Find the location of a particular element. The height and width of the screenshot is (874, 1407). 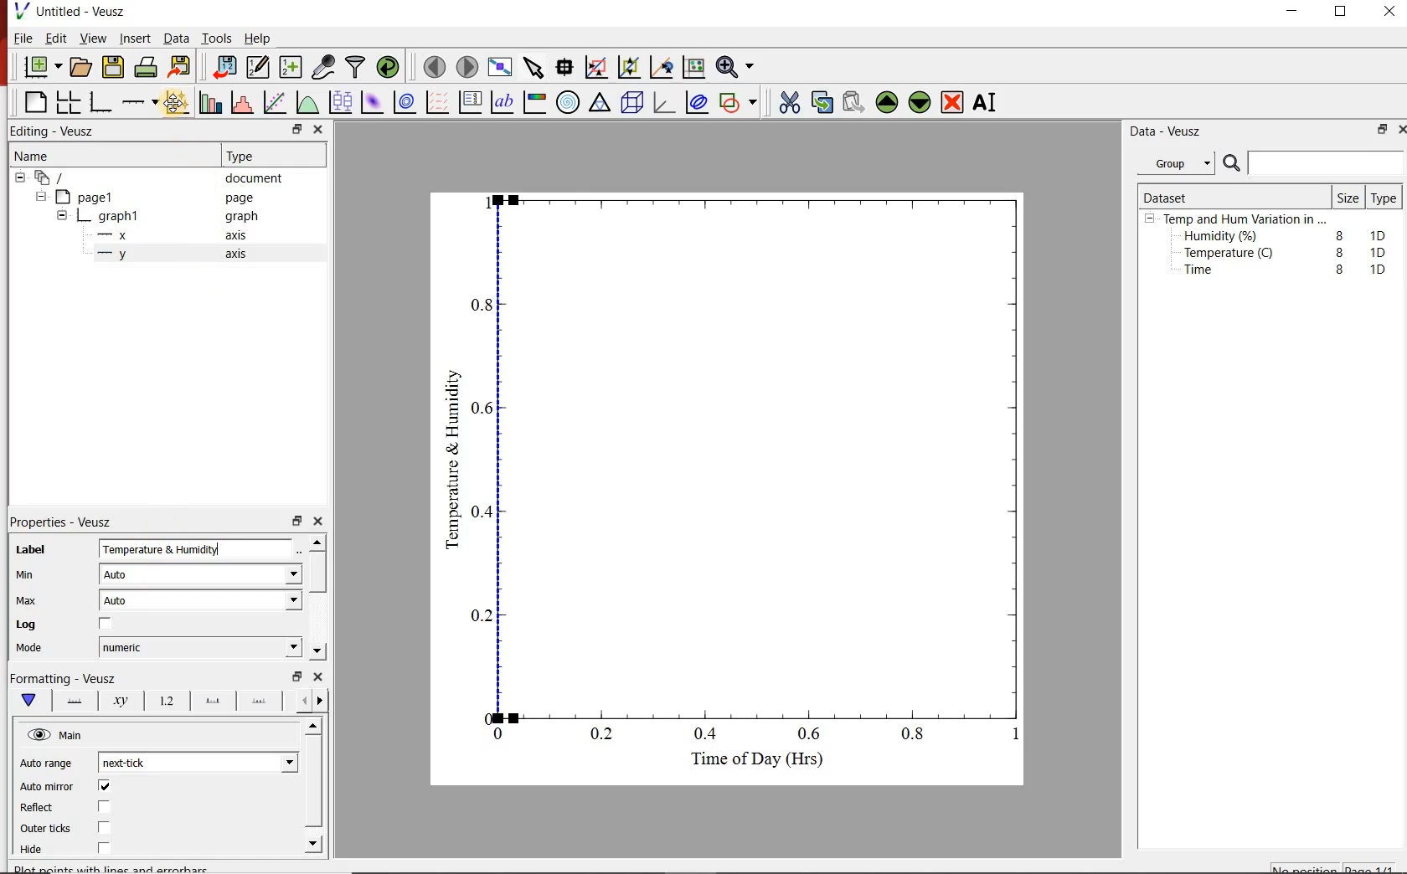

create new datasets using ranges, parametrically or as functions of existing datasets is located at coordinates (291, 68).